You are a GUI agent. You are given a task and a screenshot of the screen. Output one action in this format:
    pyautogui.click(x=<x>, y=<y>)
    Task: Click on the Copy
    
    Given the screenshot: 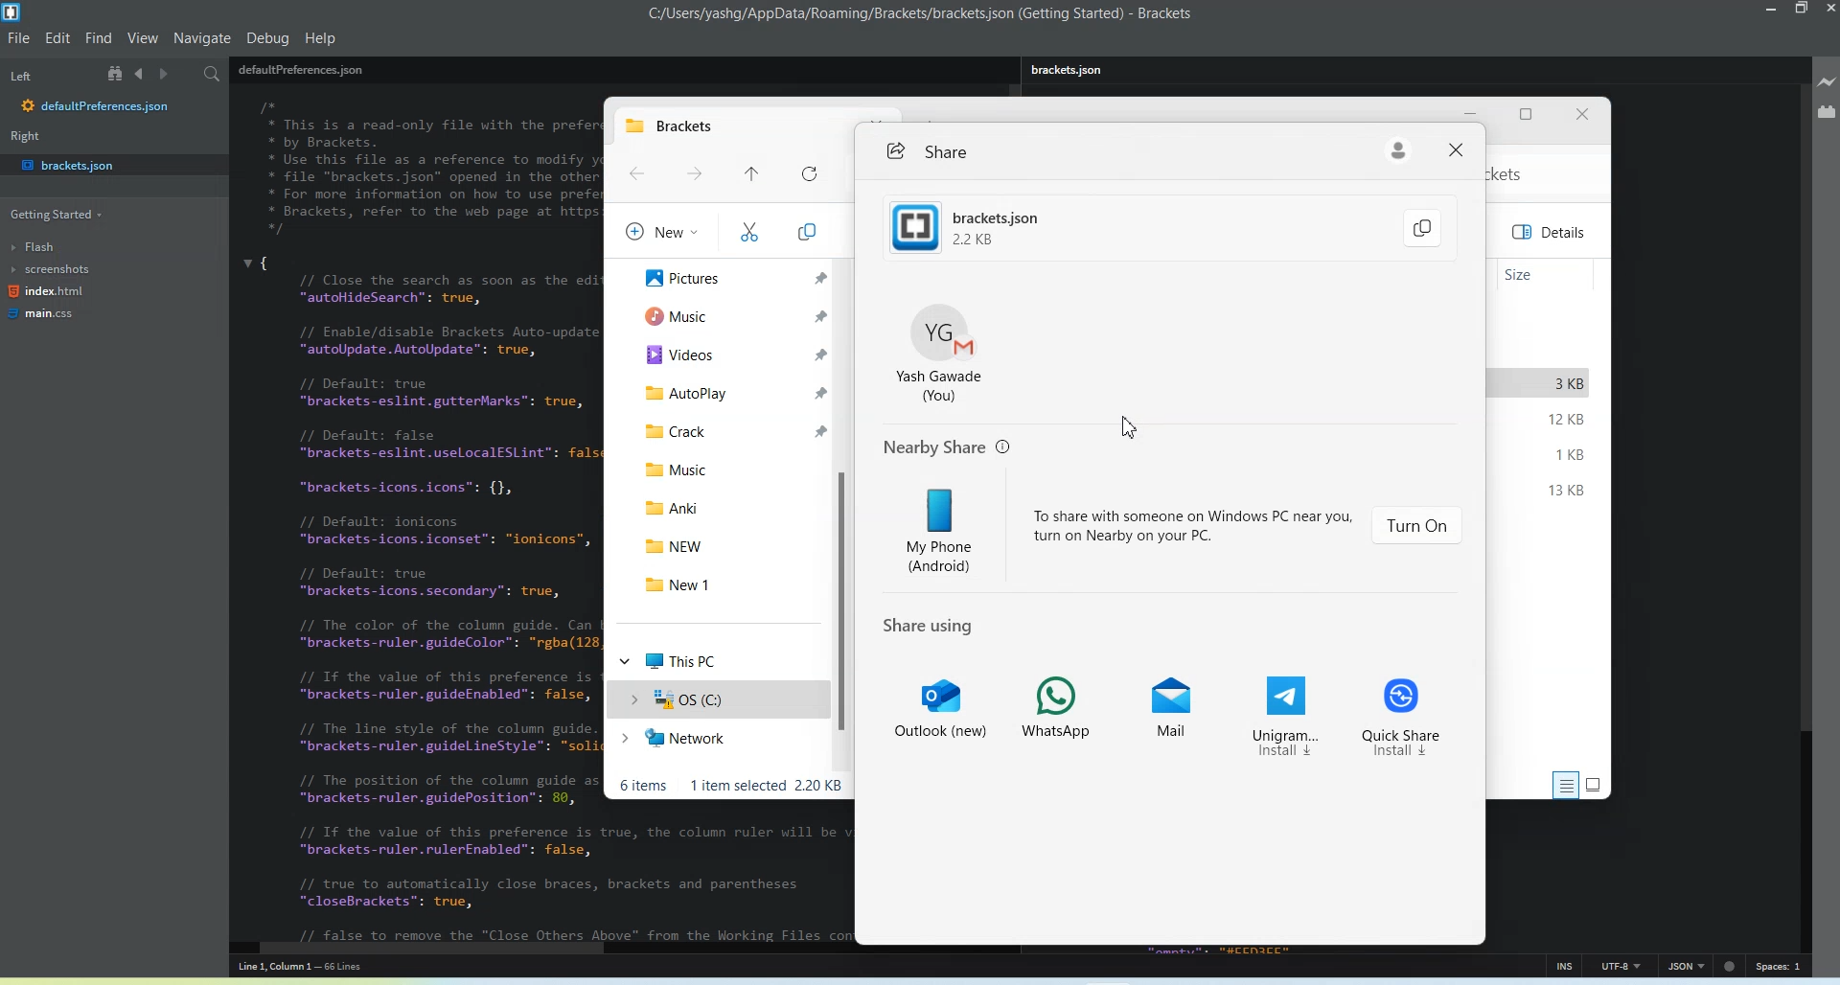 What is the action you would take?
    pyautogui.click(x=1423, y=228)
    